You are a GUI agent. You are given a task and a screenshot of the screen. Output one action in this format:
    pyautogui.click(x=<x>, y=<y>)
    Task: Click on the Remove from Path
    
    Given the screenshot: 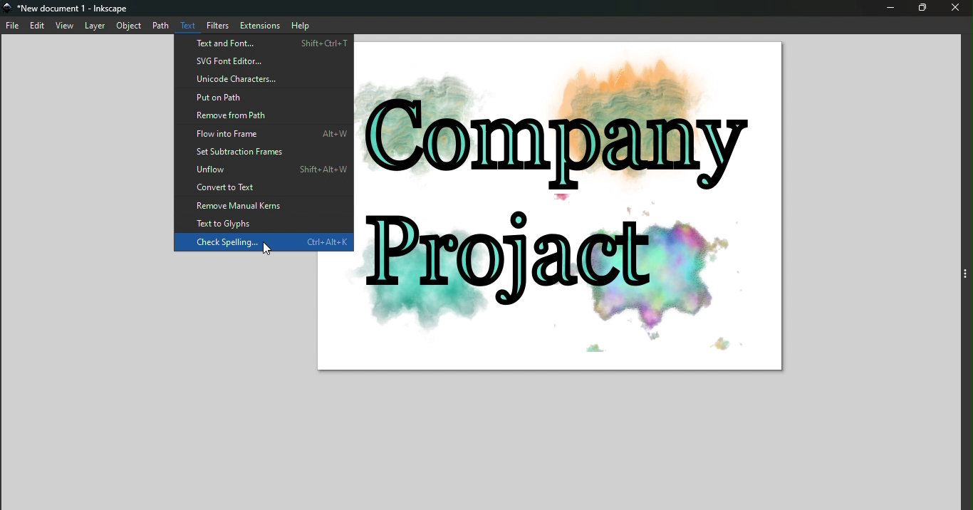 What is the action you would take?
    pyautogui.click(x=264, y=115)
    